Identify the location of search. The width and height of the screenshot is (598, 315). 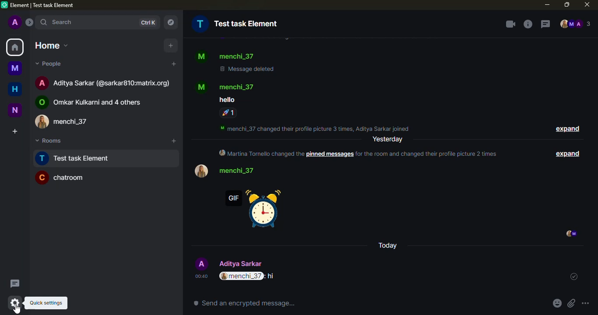
(57, 22).